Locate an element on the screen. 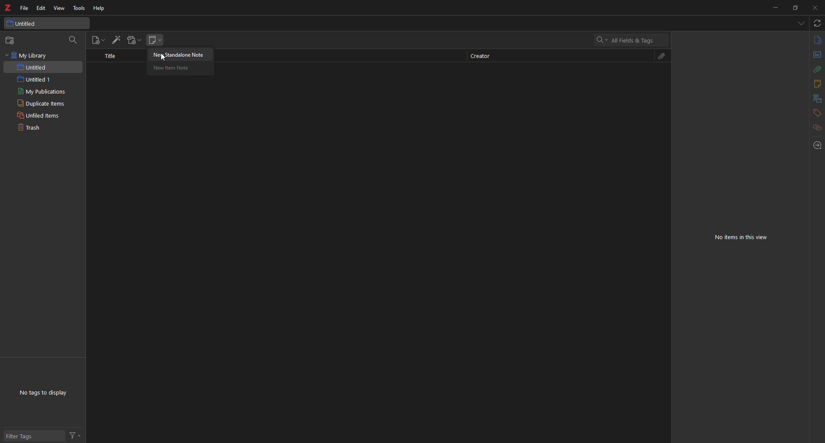 The image size is (825, 443). add attachment is located at coordinates (135, 39).